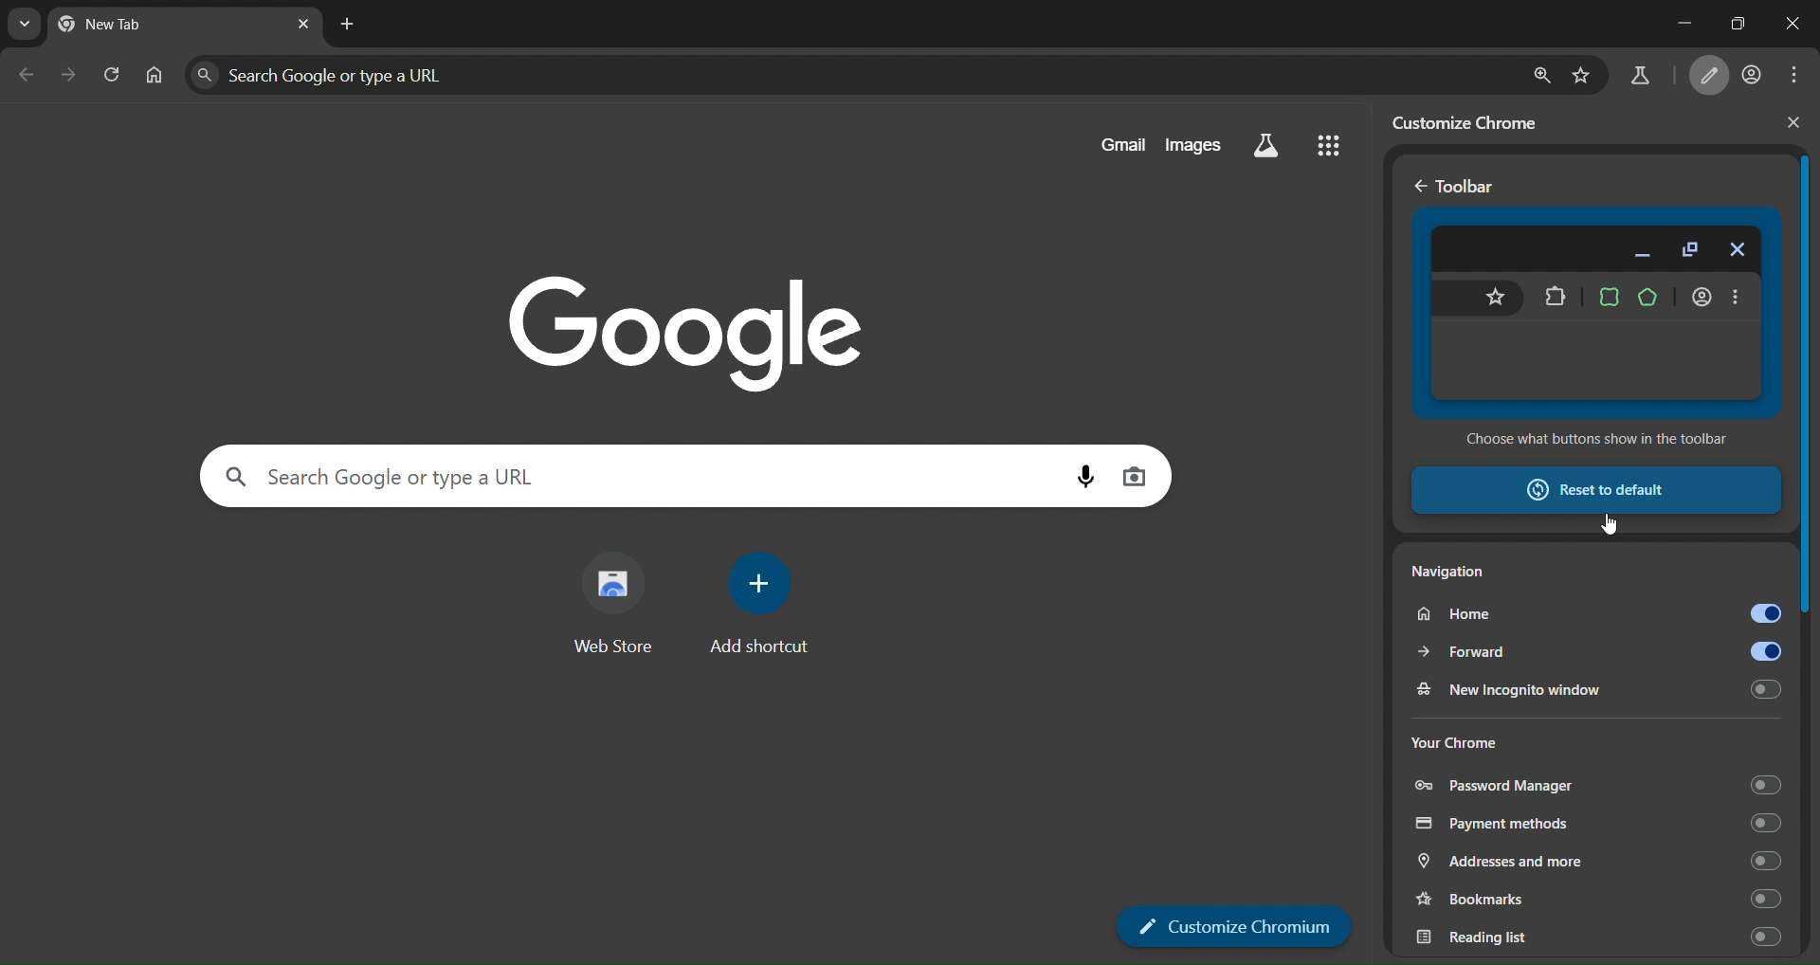  What do you see at coordinates (1643, 76) in the screenshot?
I see `search labs` at bounding box center [1643, 76].